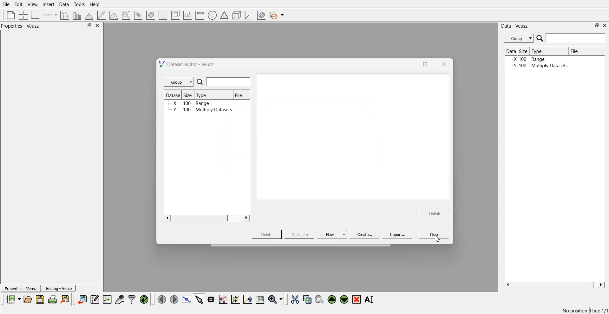 The height and width of the screenshot is (314, 609). Describe the element at coordinates (397, 234) in the screenshot. I see `Import...` at that location.